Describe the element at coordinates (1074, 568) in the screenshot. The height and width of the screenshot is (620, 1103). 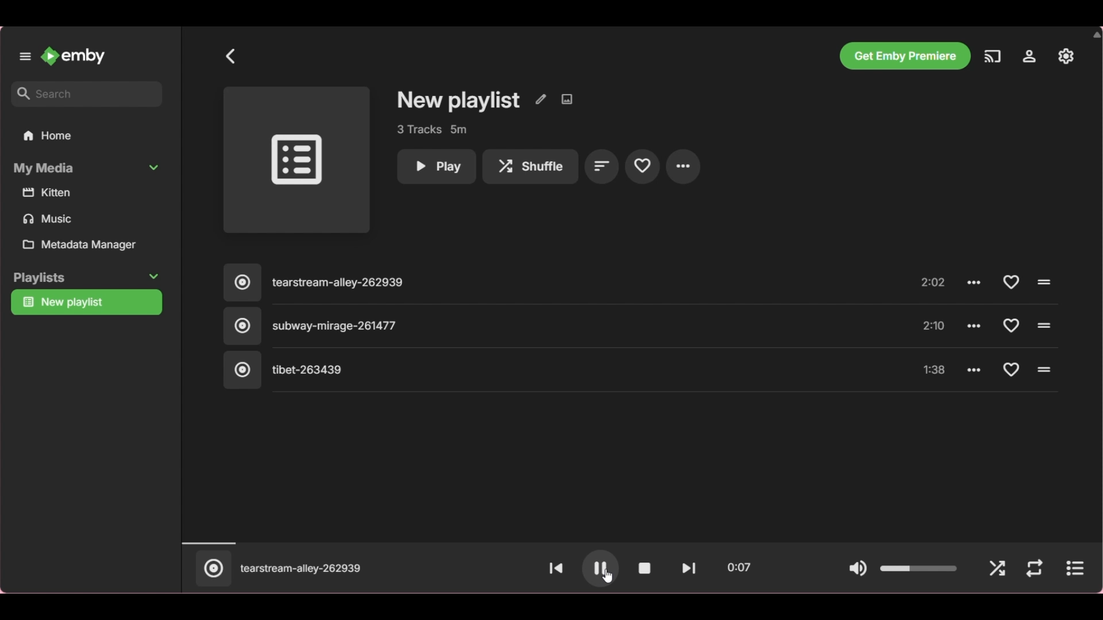
I see `Show current song only` at that location.